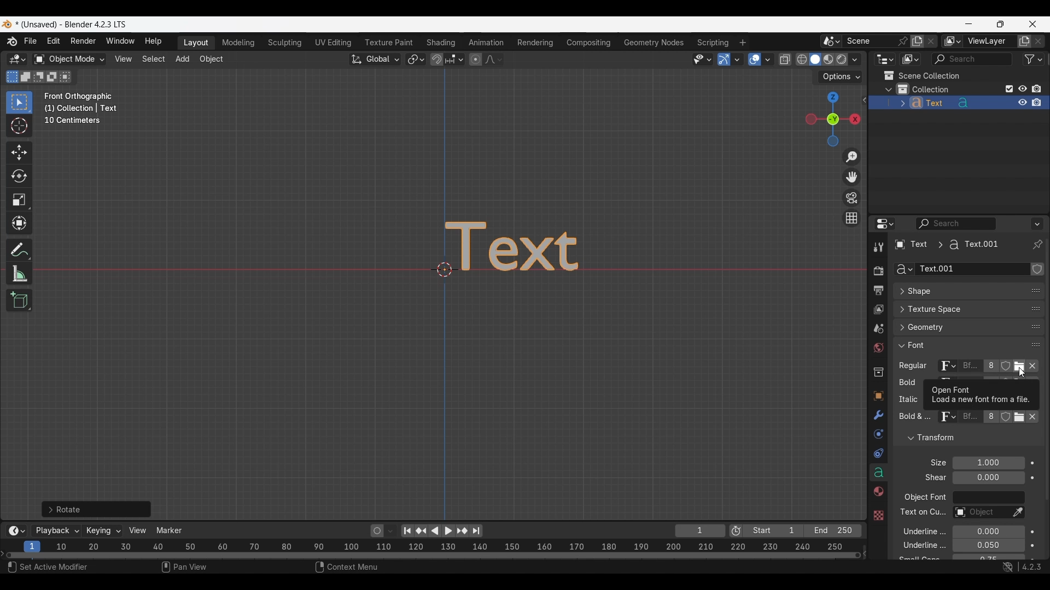  What do you see at coordinates (956, 223) in the screenshot?
I see `Display filter` at bounding box center [956, 223].